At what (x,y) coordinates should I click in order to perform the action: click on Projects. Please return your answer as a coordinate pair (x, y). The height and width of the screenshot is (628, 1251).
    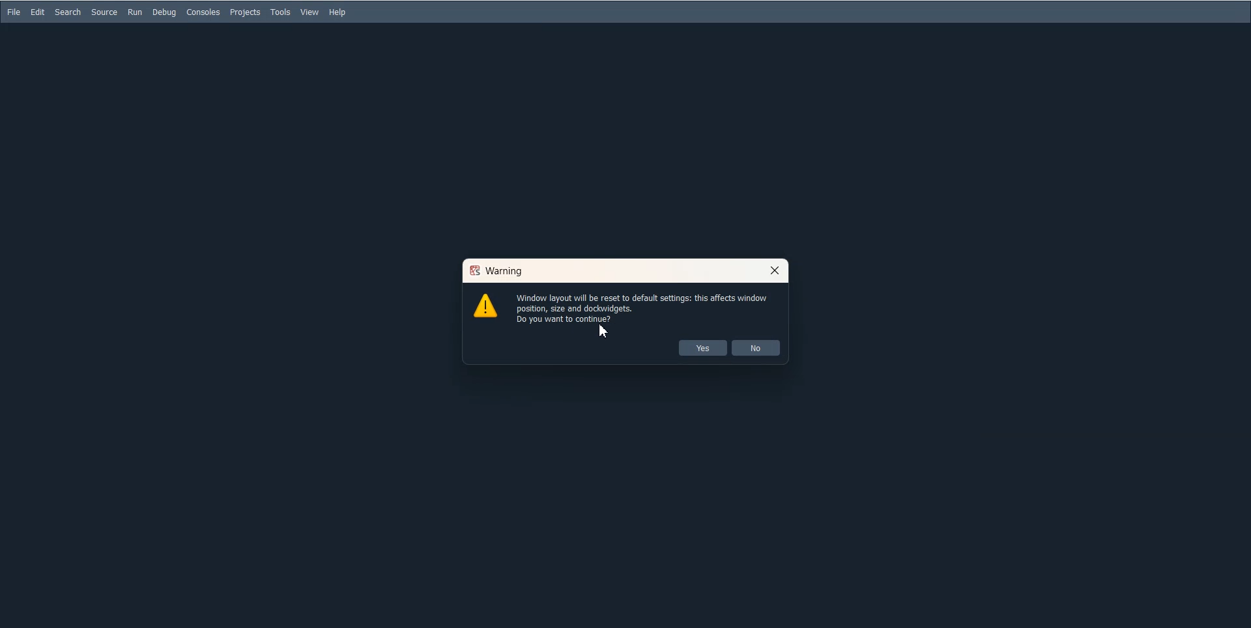
    Looking at the image, I should click on (245, 12).